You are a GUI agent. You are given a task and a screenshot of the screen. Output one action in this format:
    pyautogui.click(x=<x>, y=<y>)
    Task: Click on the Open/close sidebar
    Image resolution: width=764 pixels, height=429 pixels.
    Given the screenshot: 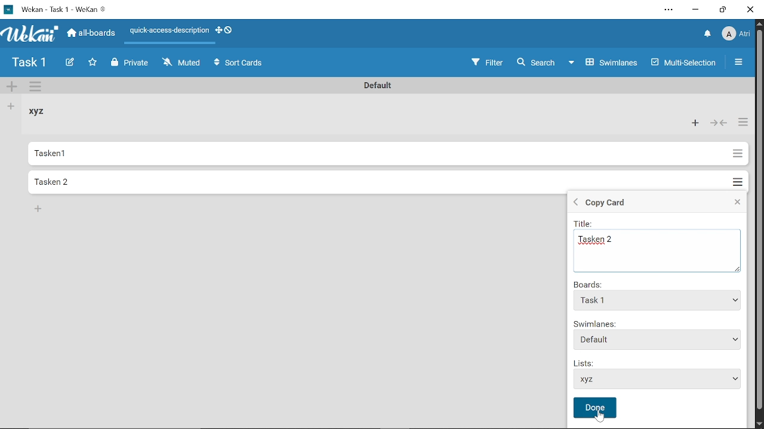 What is the action you would take?
    pyautogui.click(x=740, y=63)
    